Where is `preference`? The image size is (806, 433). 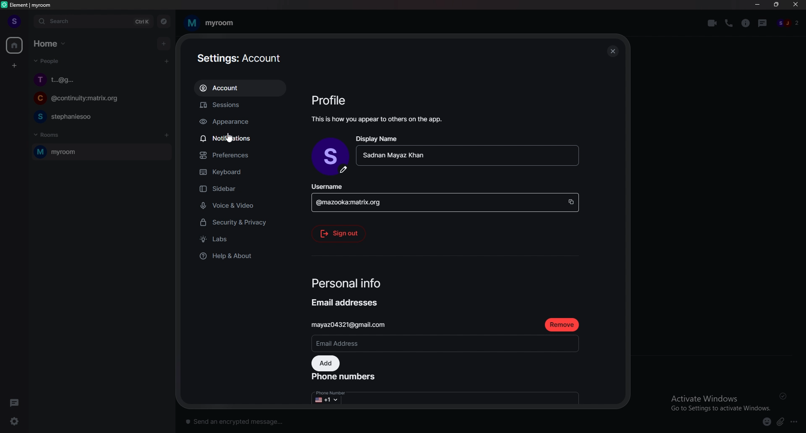
preference is located at coordinates (243, 155).